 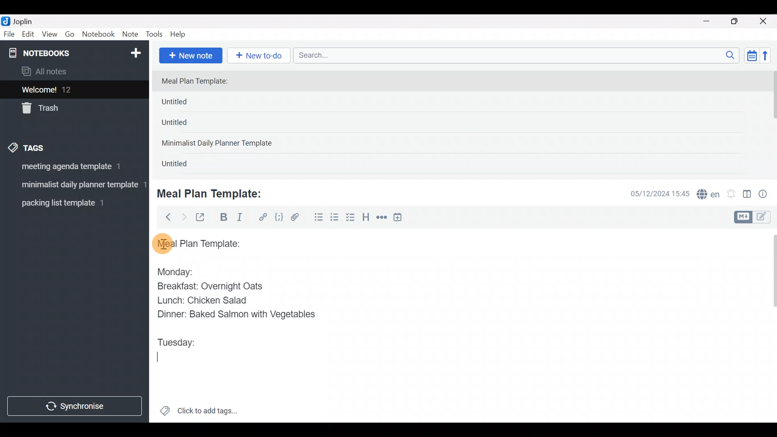 What do you see at coordinates (709, 195) in the screenshot?
I see `Spelling` at bounding box center [709, 195].